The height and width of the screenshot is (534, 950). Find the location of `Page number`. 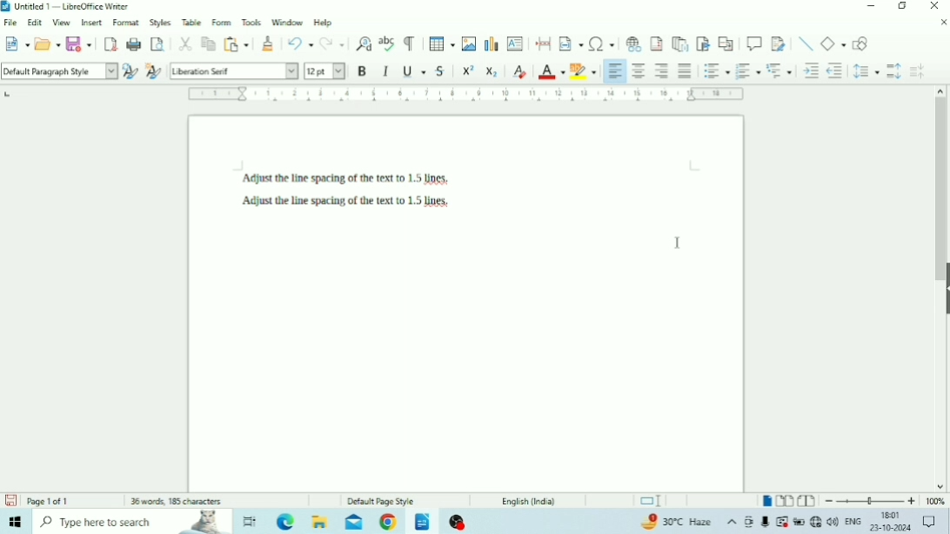

Page number is located at coordinates (49, 501).